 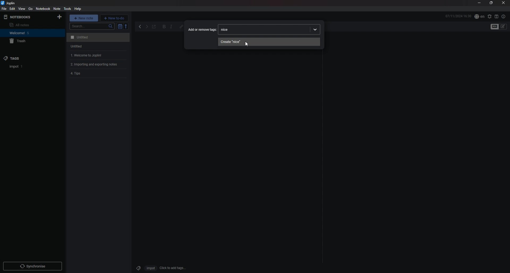 What do you see at coordinates (489, 16) in the screenshot?
I see `spell check` at bounding box center [489, 16].